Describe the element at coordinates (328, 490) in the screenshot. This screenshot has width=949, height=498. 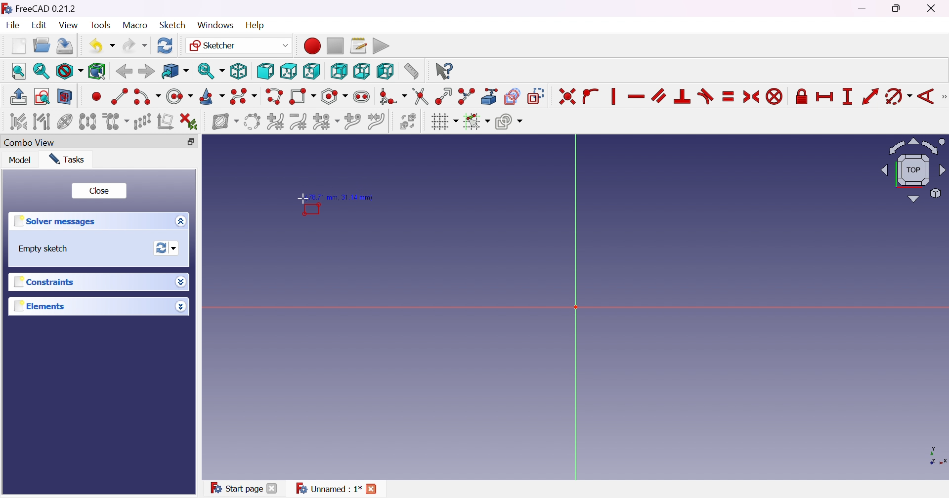
I see `Unnamed:1*` at that location.